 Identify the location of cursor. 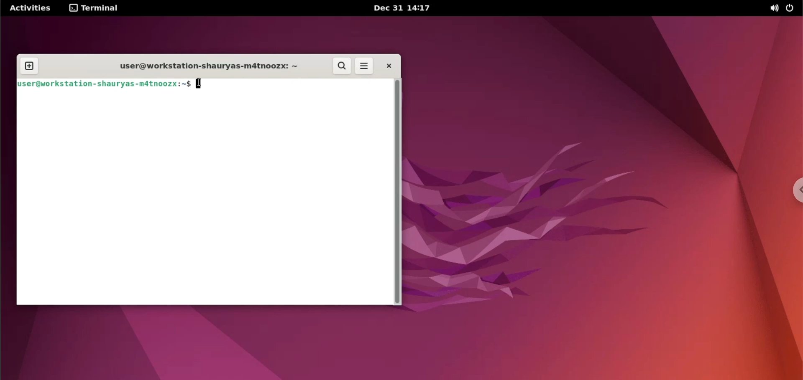
(200, 84).